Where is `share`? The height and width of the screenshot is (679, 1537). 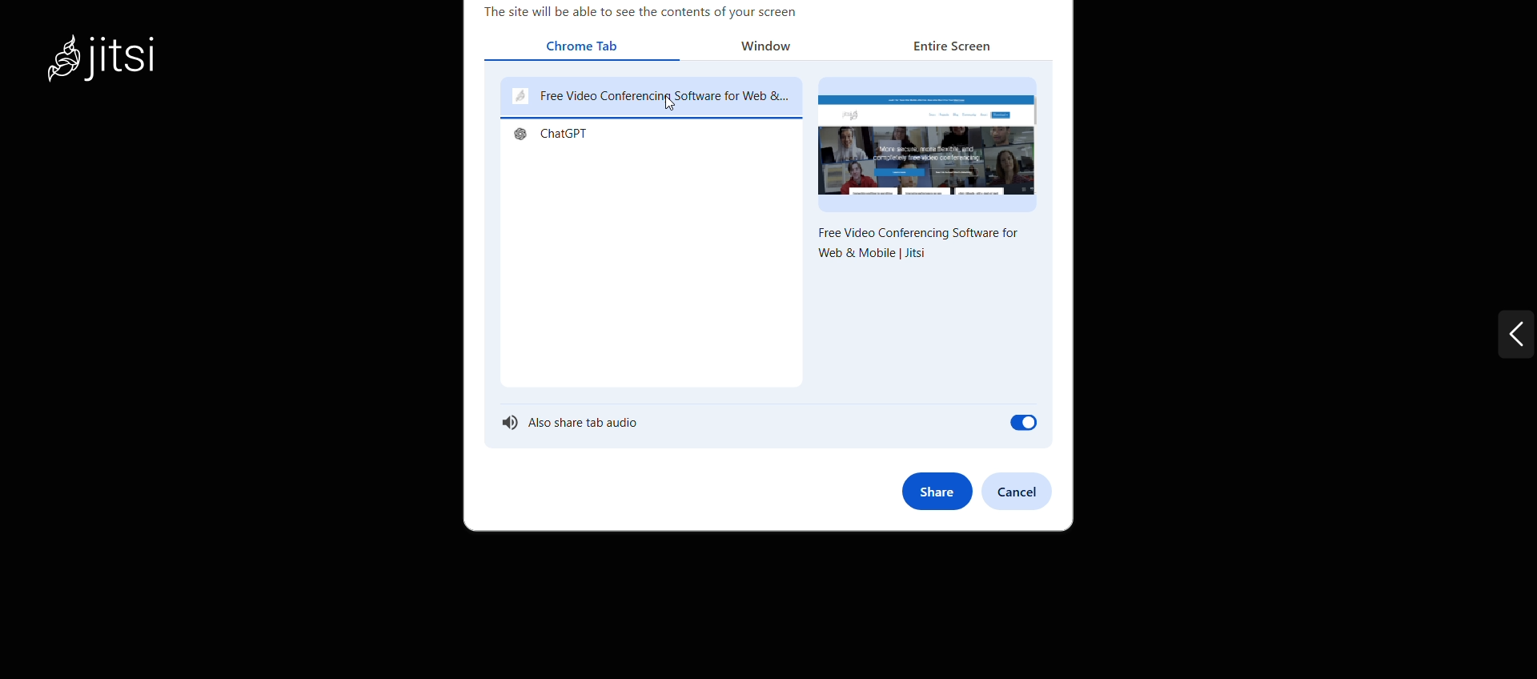
share is located at coordinates (937, 491).